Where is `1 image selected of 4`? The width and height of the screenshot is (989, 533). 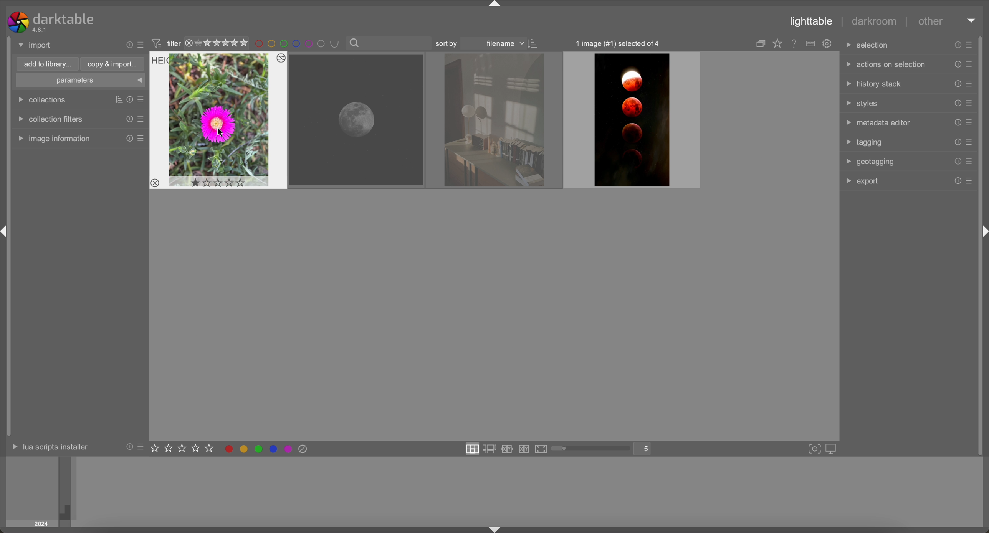 1 image selected of 4 is located at coordinates (619, 43).